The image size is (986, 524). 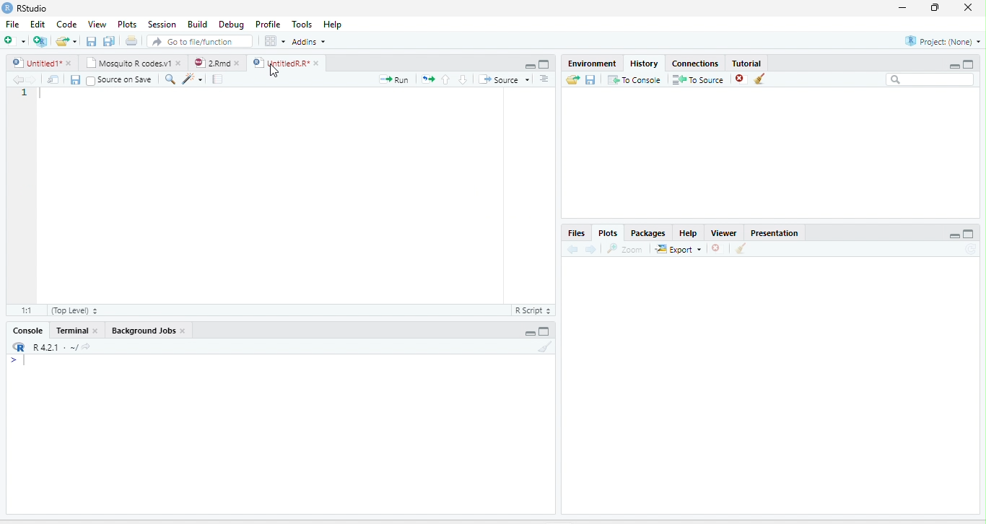 What do you see at coordinates (930, 79) in the screenshot?
I see `Search bar` at bounding box center [930, 79].